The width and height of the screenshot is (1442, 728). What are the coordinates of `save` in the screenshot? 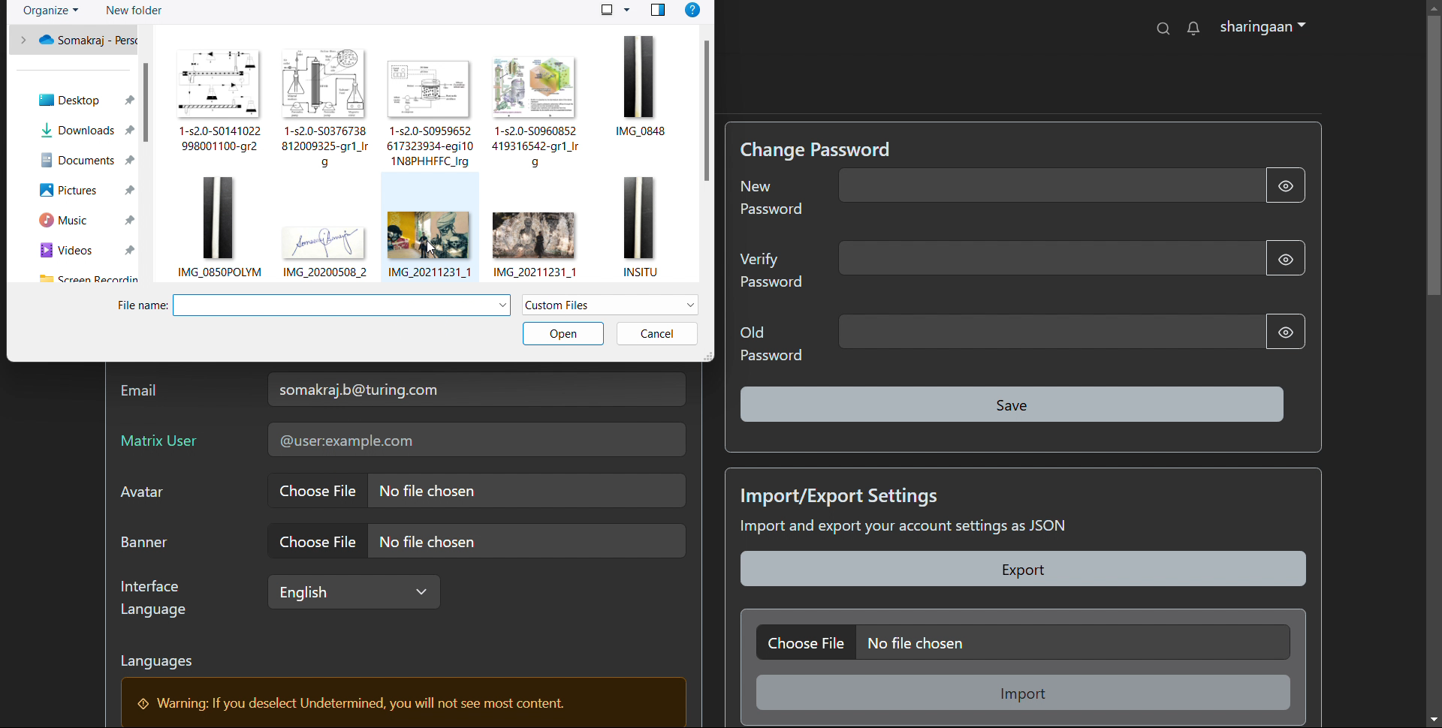 It's located at (1014, 405).